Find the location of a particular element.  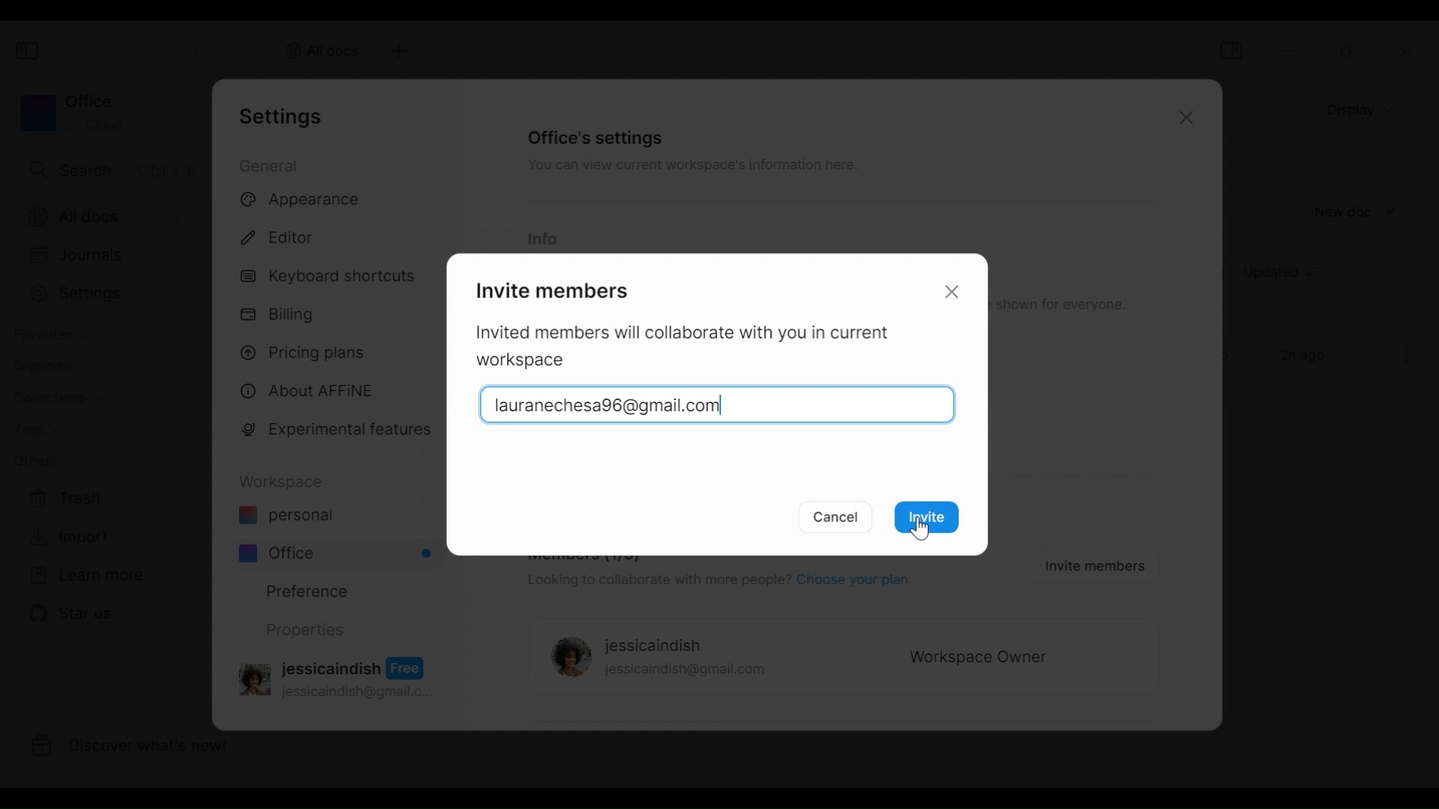

Others is located at coordinates (35, 460).